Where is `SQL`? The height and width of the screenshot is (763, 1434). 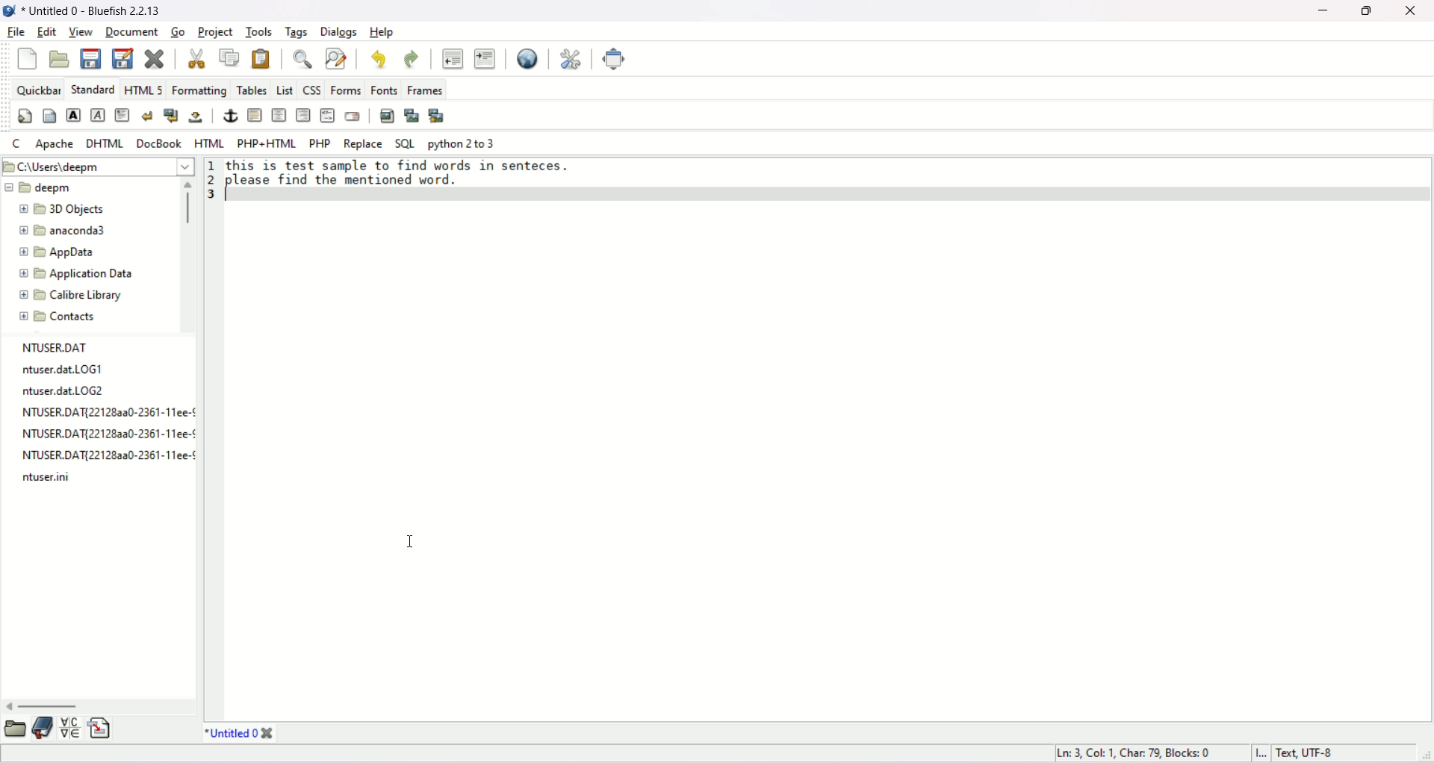 SQL is located at coordinates (405, 143).